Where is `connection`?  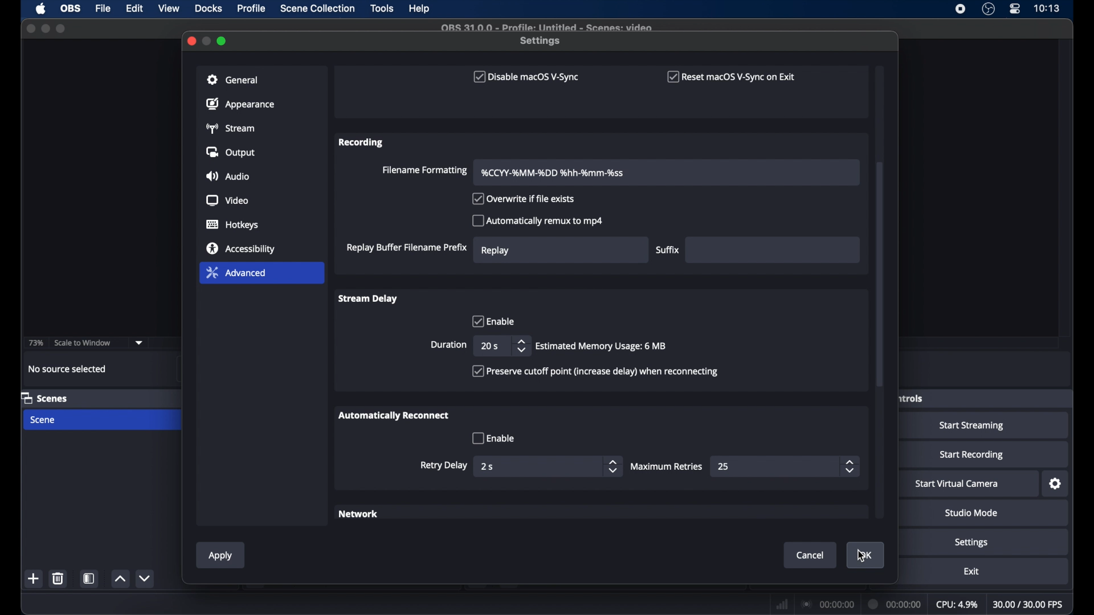 connection is located at coordinates (827, 604).